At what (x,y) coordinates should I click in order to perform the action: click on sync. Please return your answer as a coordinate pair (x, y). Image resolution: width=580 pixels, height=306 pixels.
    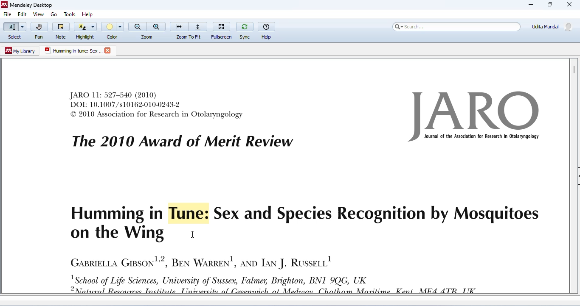
    Looking at the image, I should click on (245, 30).